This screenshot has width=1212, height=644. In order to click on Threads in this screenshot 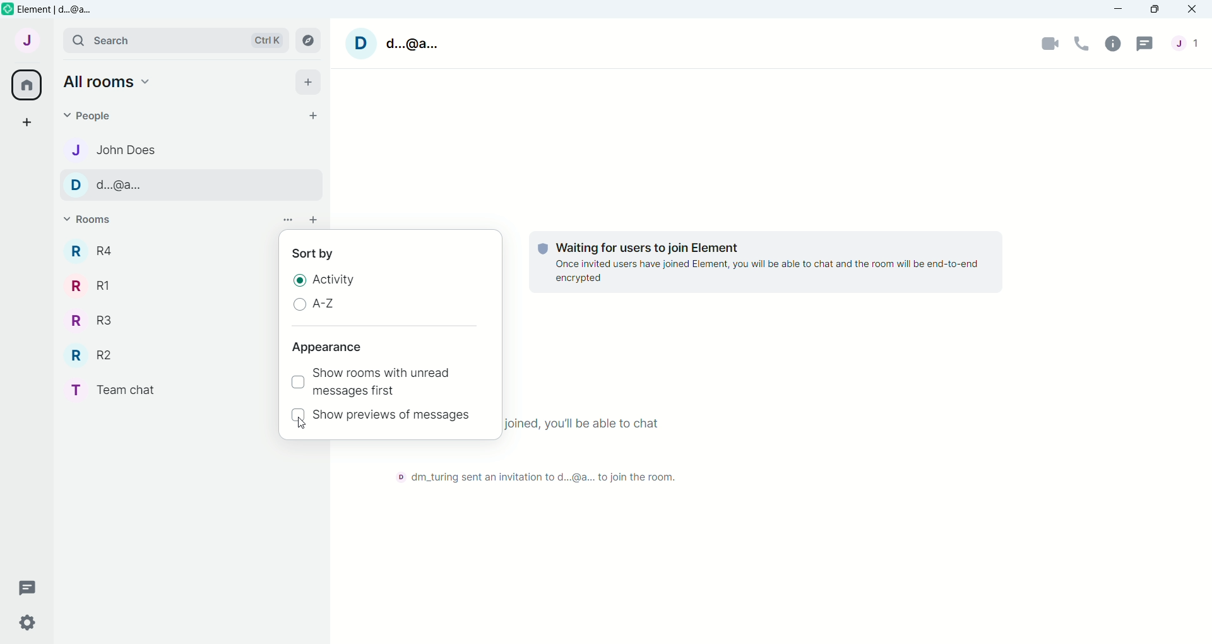, I will do `click(22, 590)`.